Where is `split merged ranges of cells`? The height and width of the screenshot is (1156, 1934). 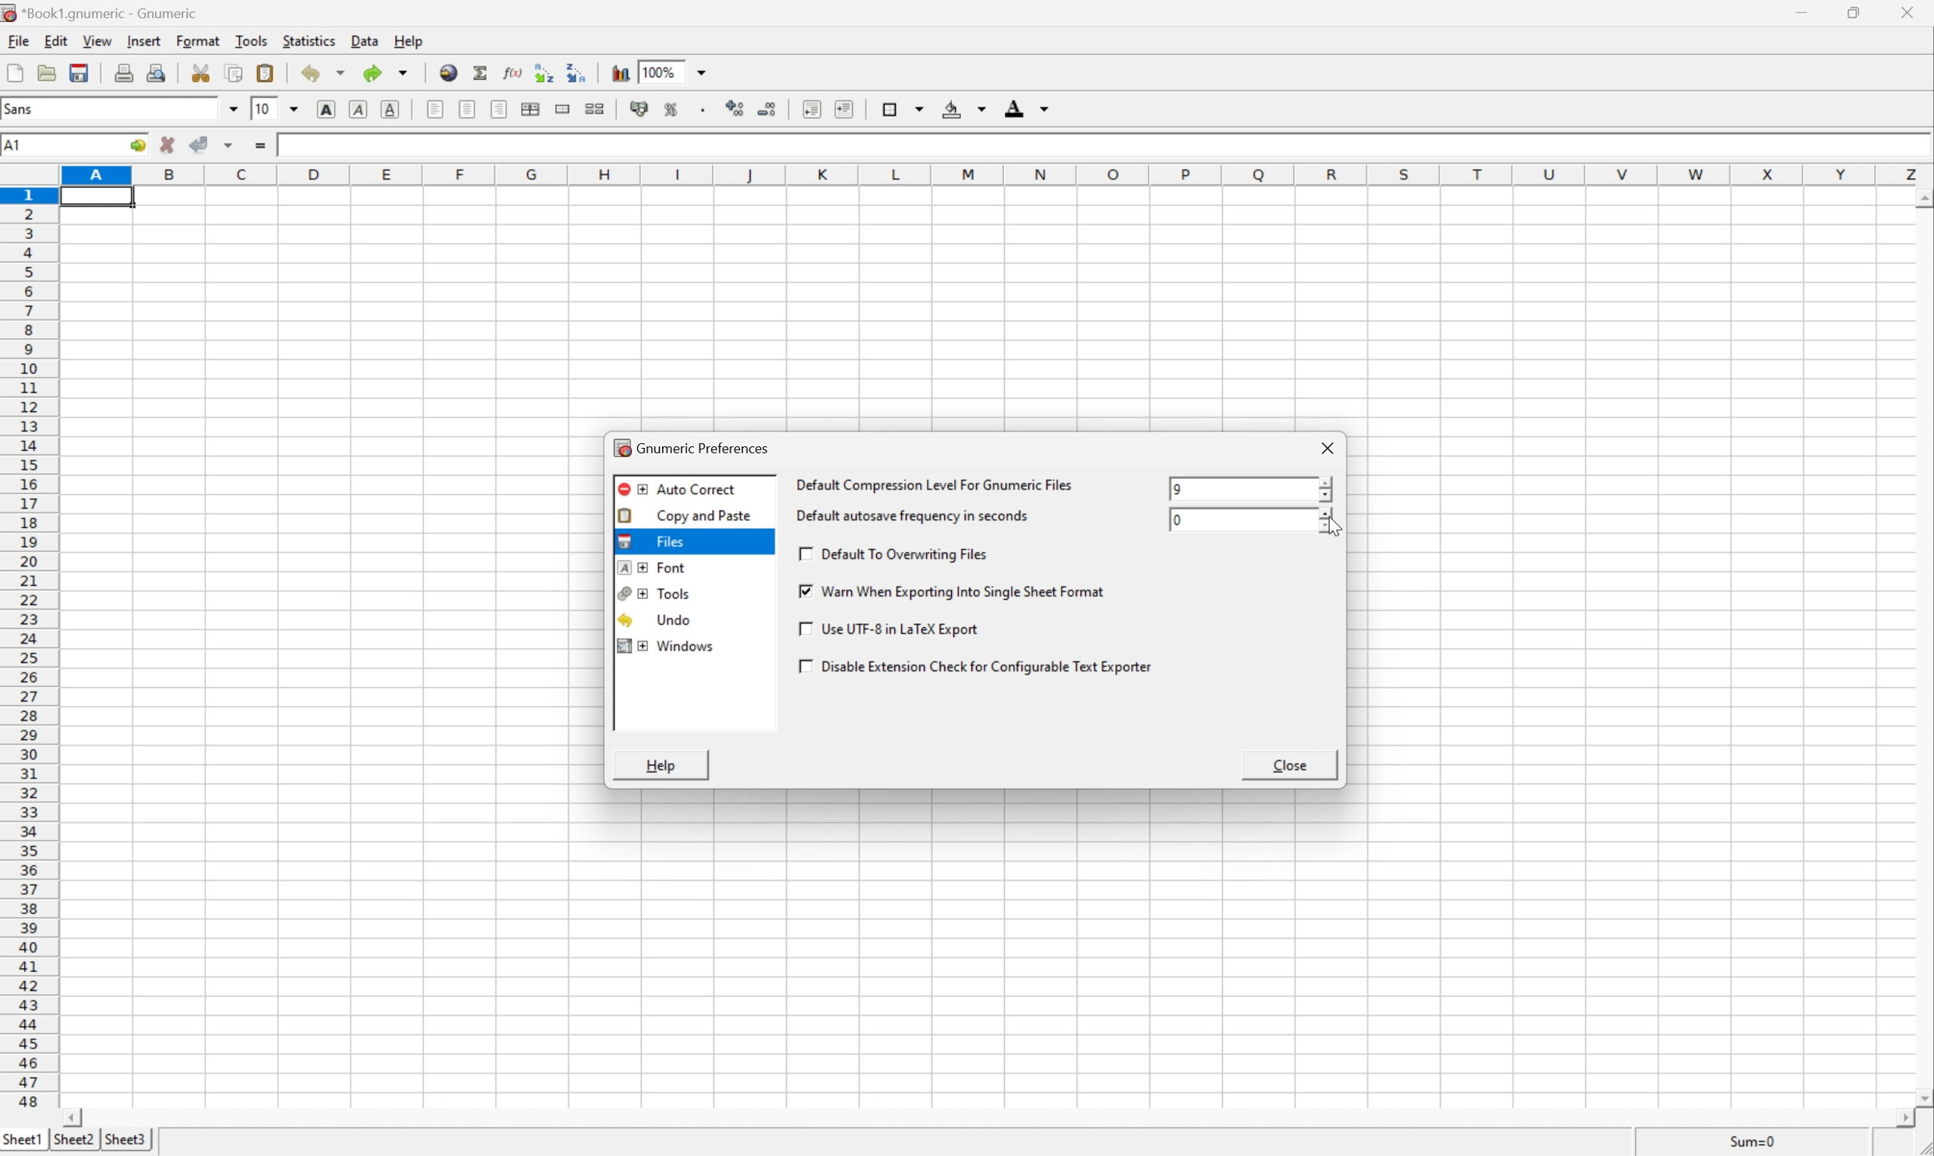
split merged ranges of cells is located at coordinates (596, 110).